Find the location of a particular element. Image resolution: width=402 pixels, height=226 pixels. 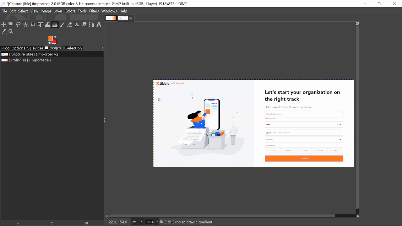

Layer is located at coordinates (58, 11).